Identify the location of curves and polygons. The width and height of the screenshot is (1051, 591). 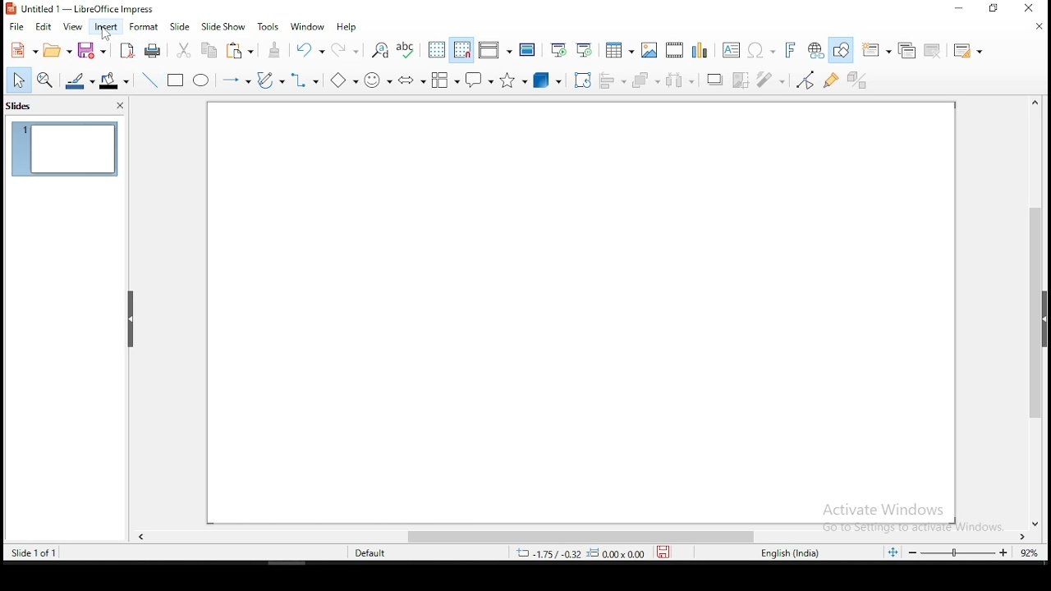
(268, 80).